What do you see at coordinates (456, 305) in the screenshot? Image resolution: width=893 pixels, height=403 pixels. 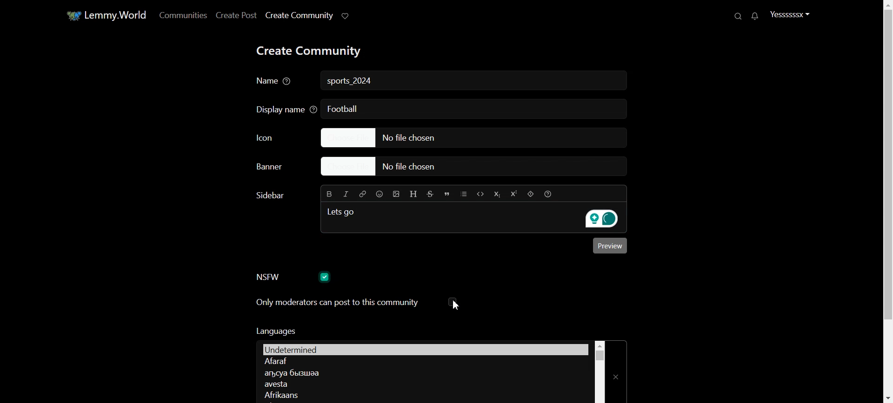 I see `Cursor` at bounding box center [456, 305].